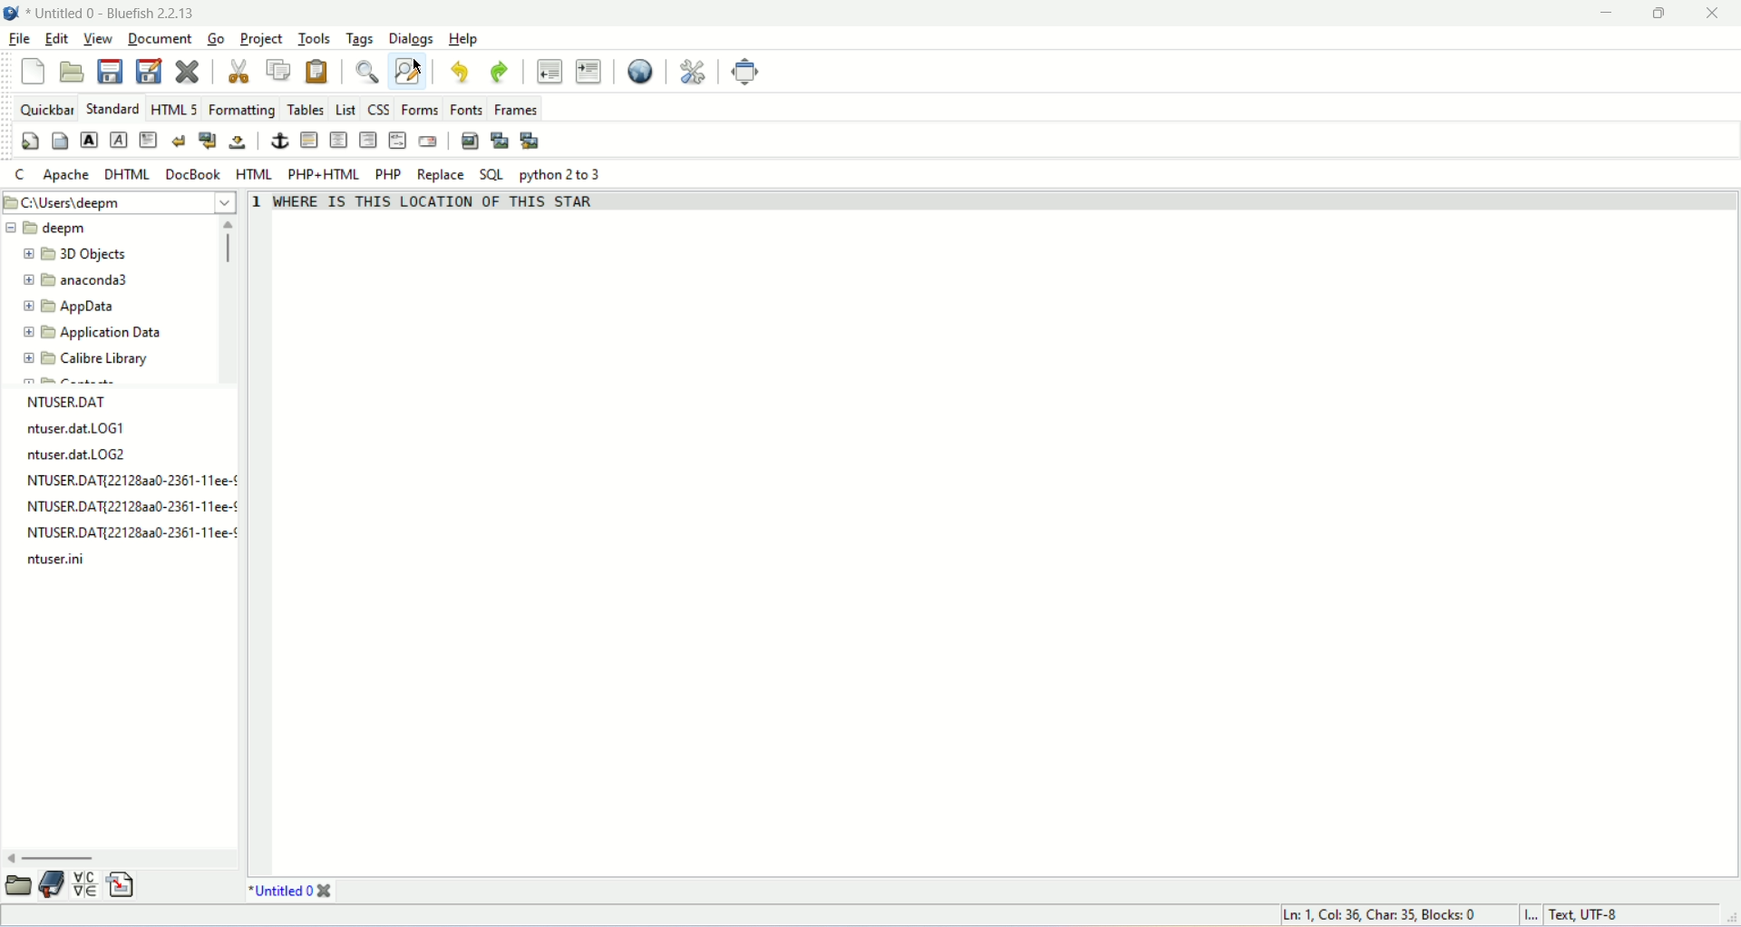 This screenshot has height=927, width=1741. I want to click on minimize, so click(1611, 12).